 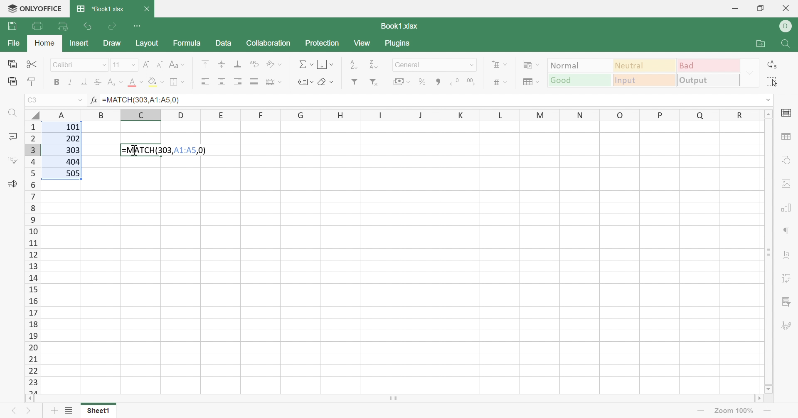 What do you see at coordinates (254, 65) in the screenshot?
I see `Wrap Text` at bounding box center [254, 65].